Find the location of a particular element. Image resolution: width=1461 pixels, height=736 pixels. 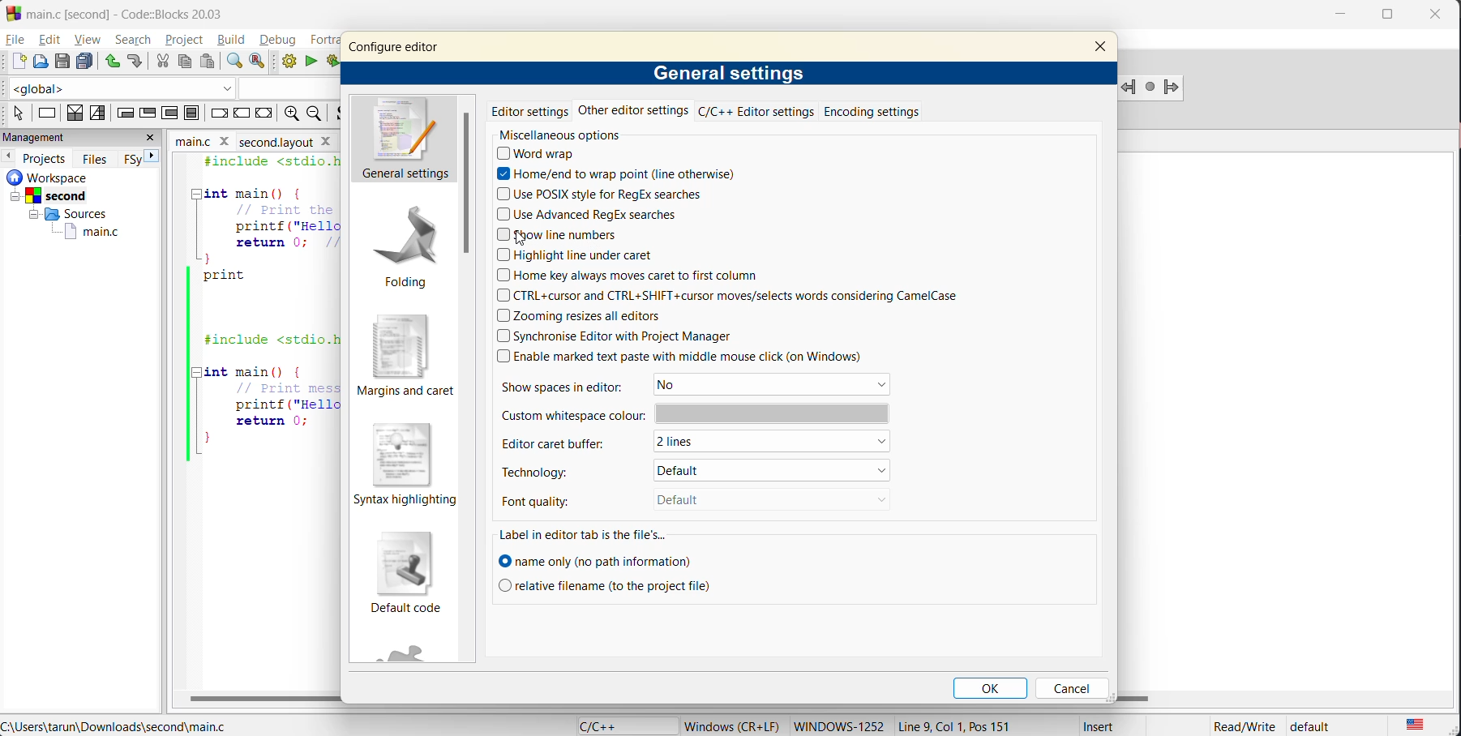

close is located at coordinates (152, 137).